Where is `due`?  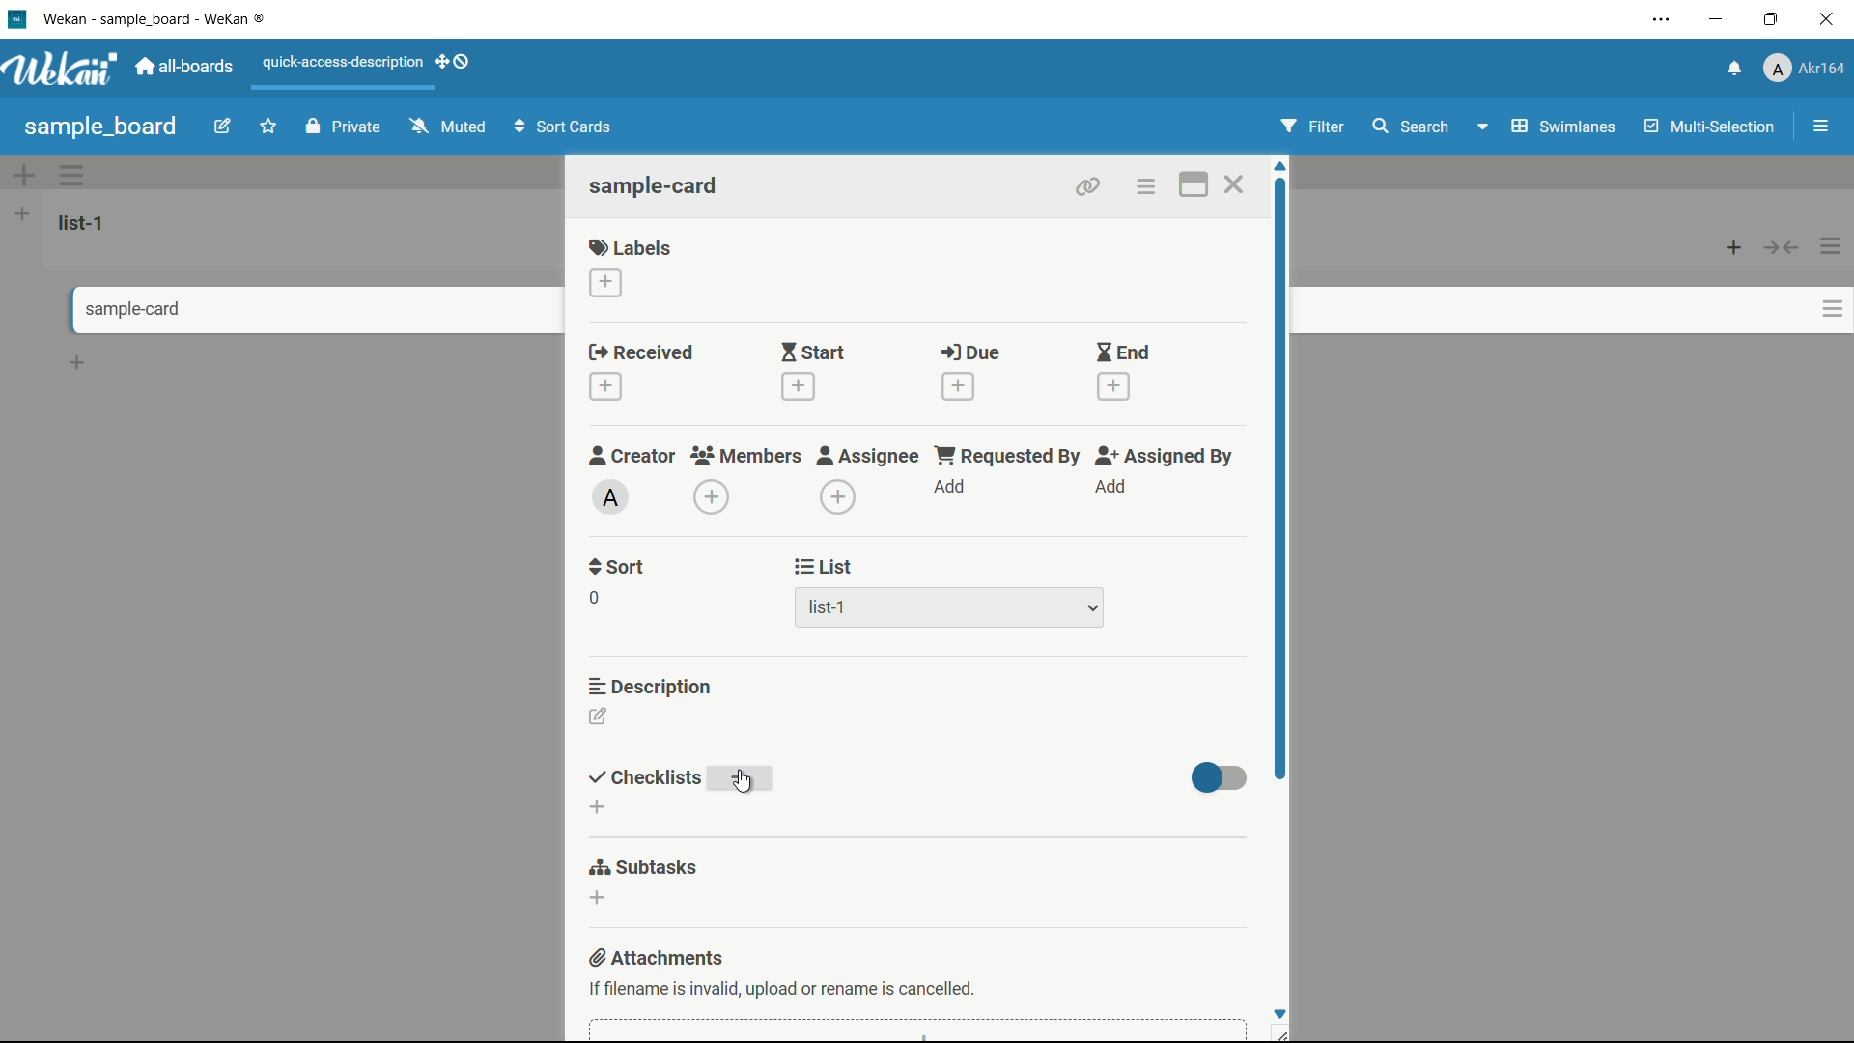 due is located at coordinates (970, 353).